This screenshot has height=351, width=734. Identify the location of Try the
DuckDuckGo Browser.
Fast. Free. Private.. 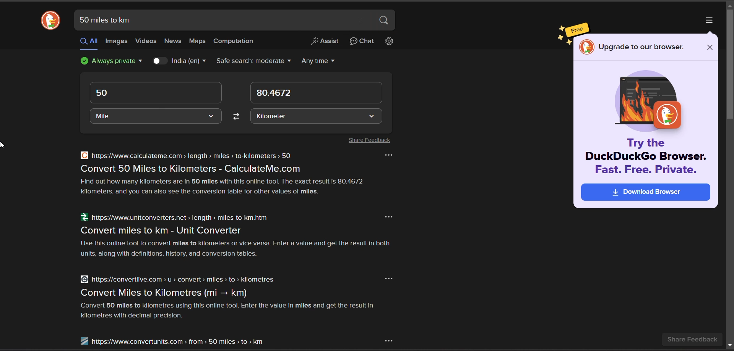
(648, 156).